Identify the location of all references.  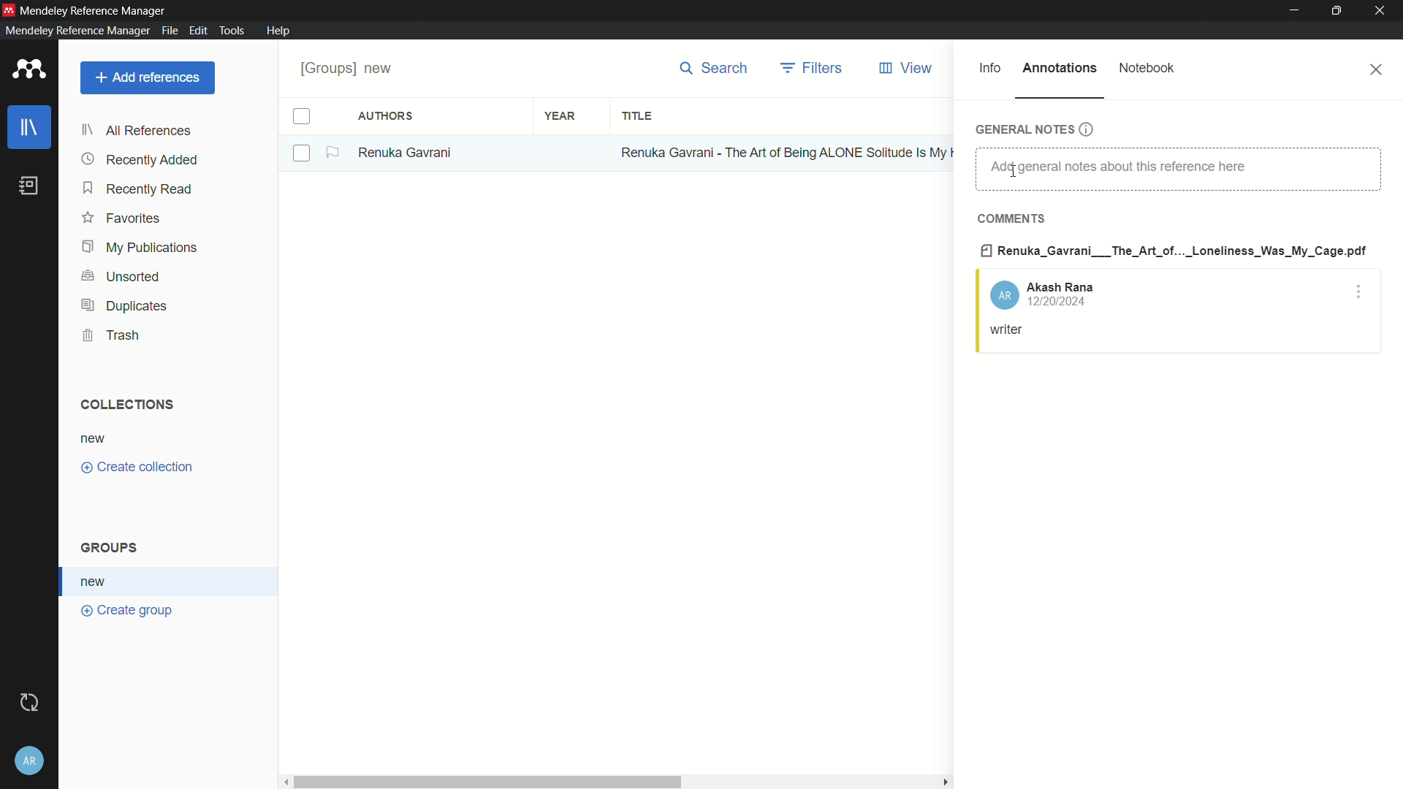
(136, 132).